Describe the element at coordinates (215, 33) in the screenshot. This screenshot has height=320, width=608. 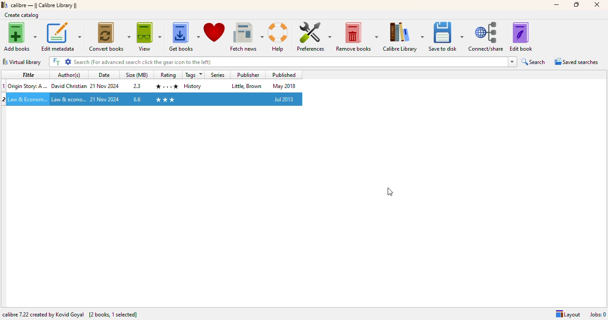
I see `donate to support calibre` at that location.